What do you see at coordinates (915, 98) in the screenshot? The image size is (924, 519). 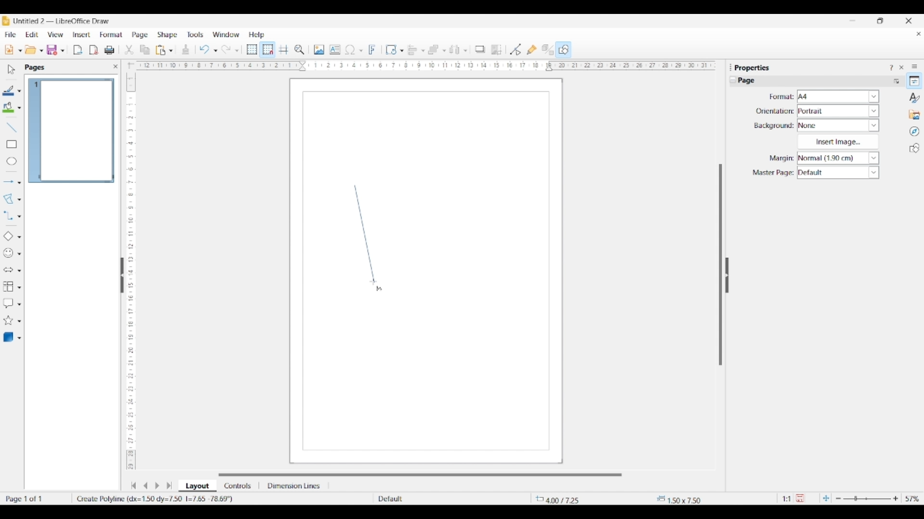 I see `Styles` at bounding box center [915, 98].